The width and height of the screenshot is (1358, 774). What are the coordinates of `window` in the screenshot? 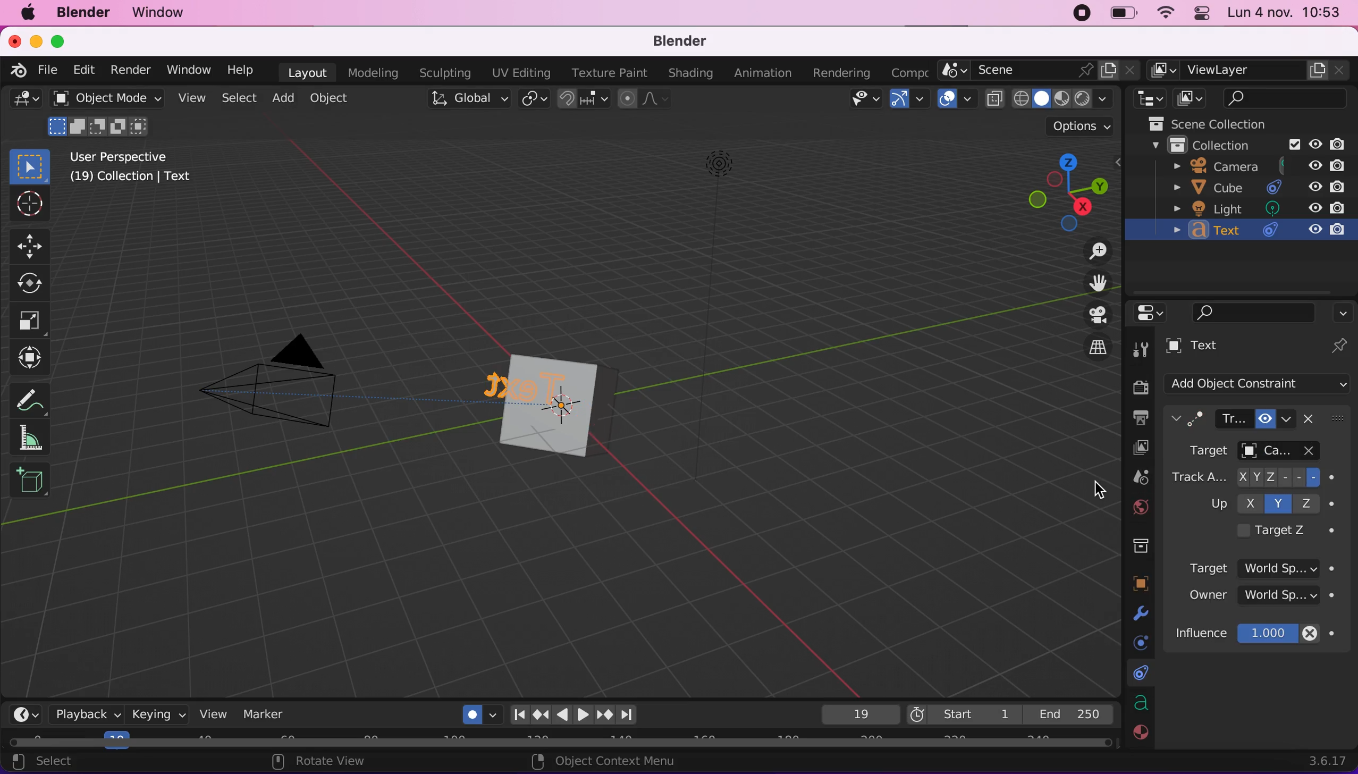 It's located at (162, 12).